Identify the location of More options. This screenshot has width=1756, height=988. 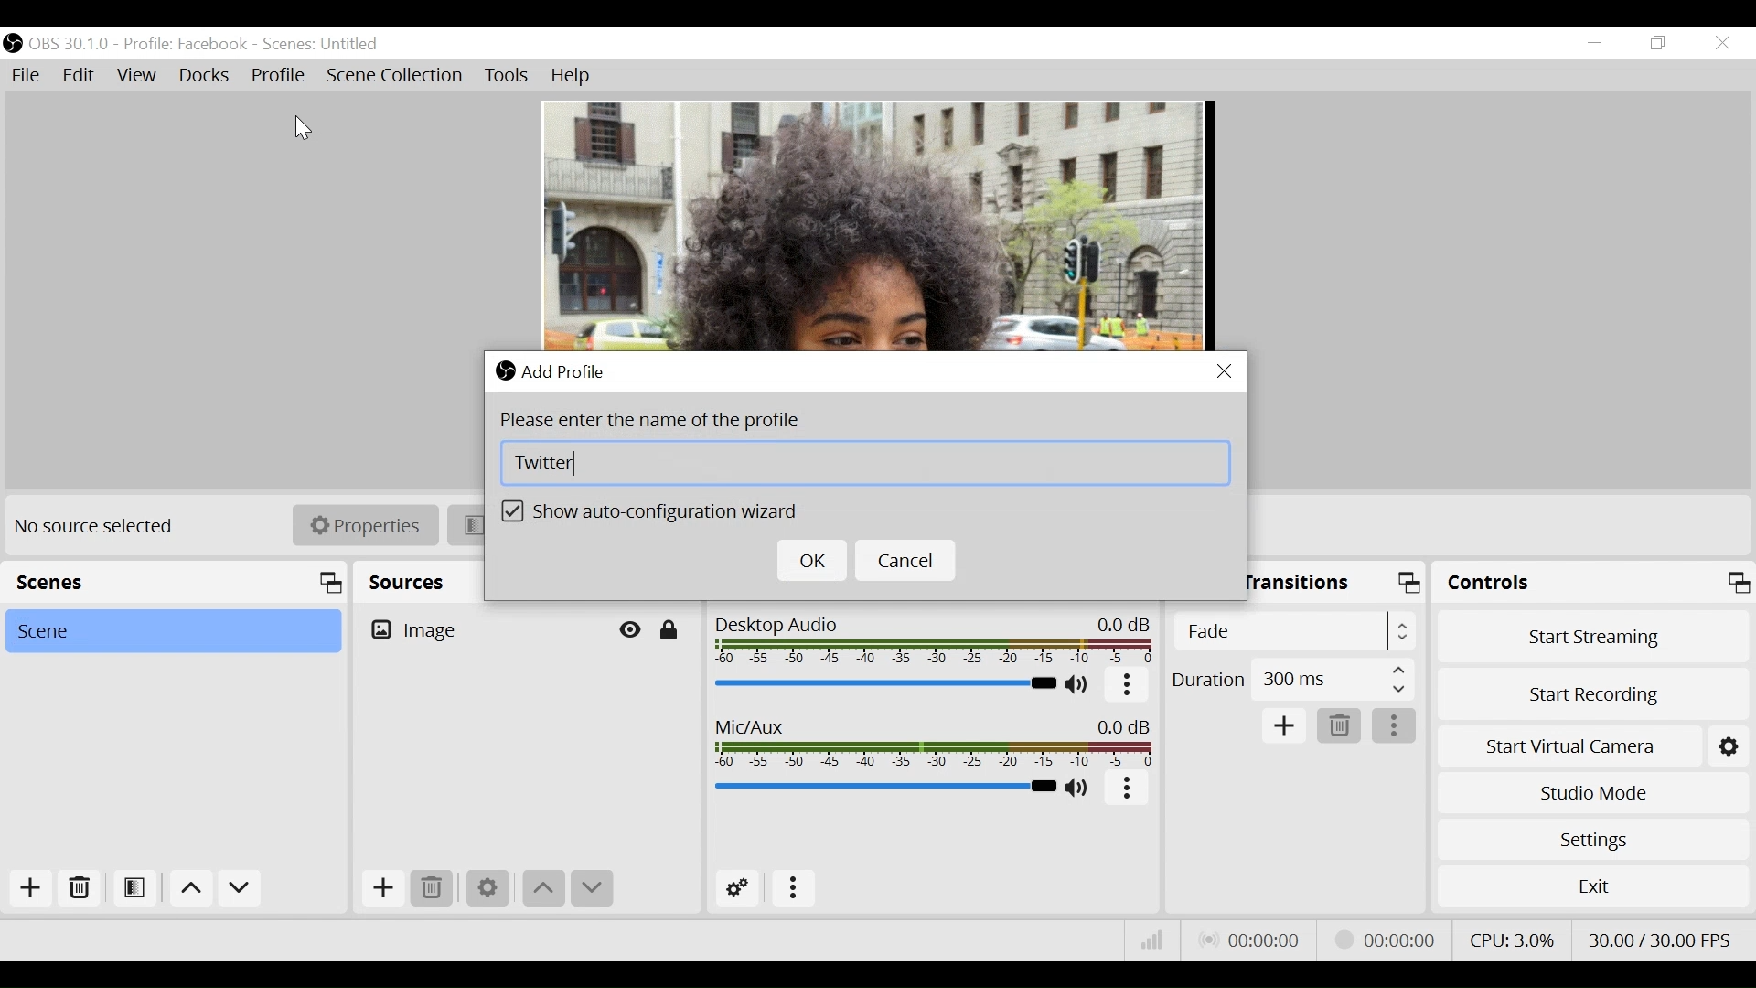
(1395, 726).